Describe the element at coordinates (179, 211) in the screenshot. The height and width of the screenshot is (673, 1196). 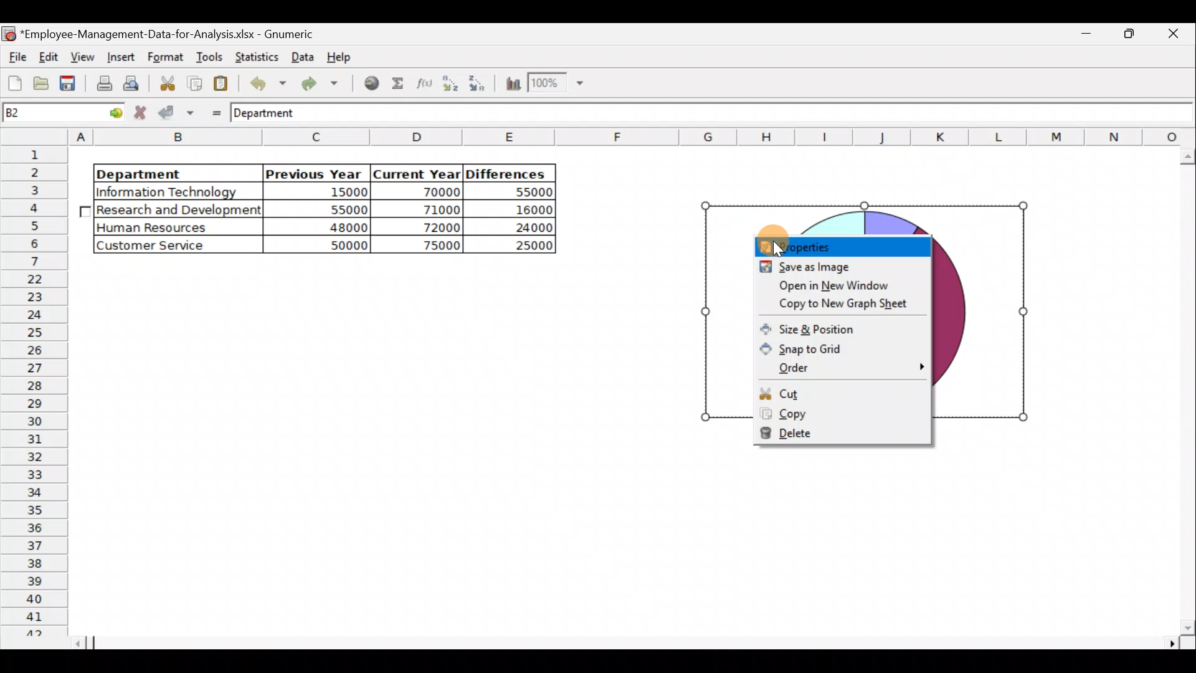
I see `Research and Development` at that location.